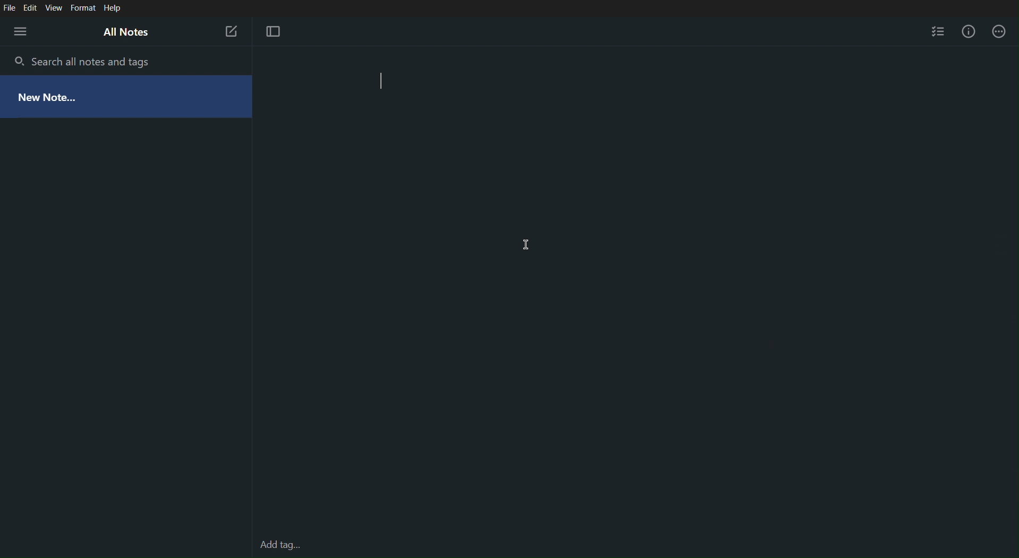 This screenshot has width=1019, height=558. What do you see at coordinates (230, 30) in the screenshot?
I see `New Note` at bounding box center [230, 30].